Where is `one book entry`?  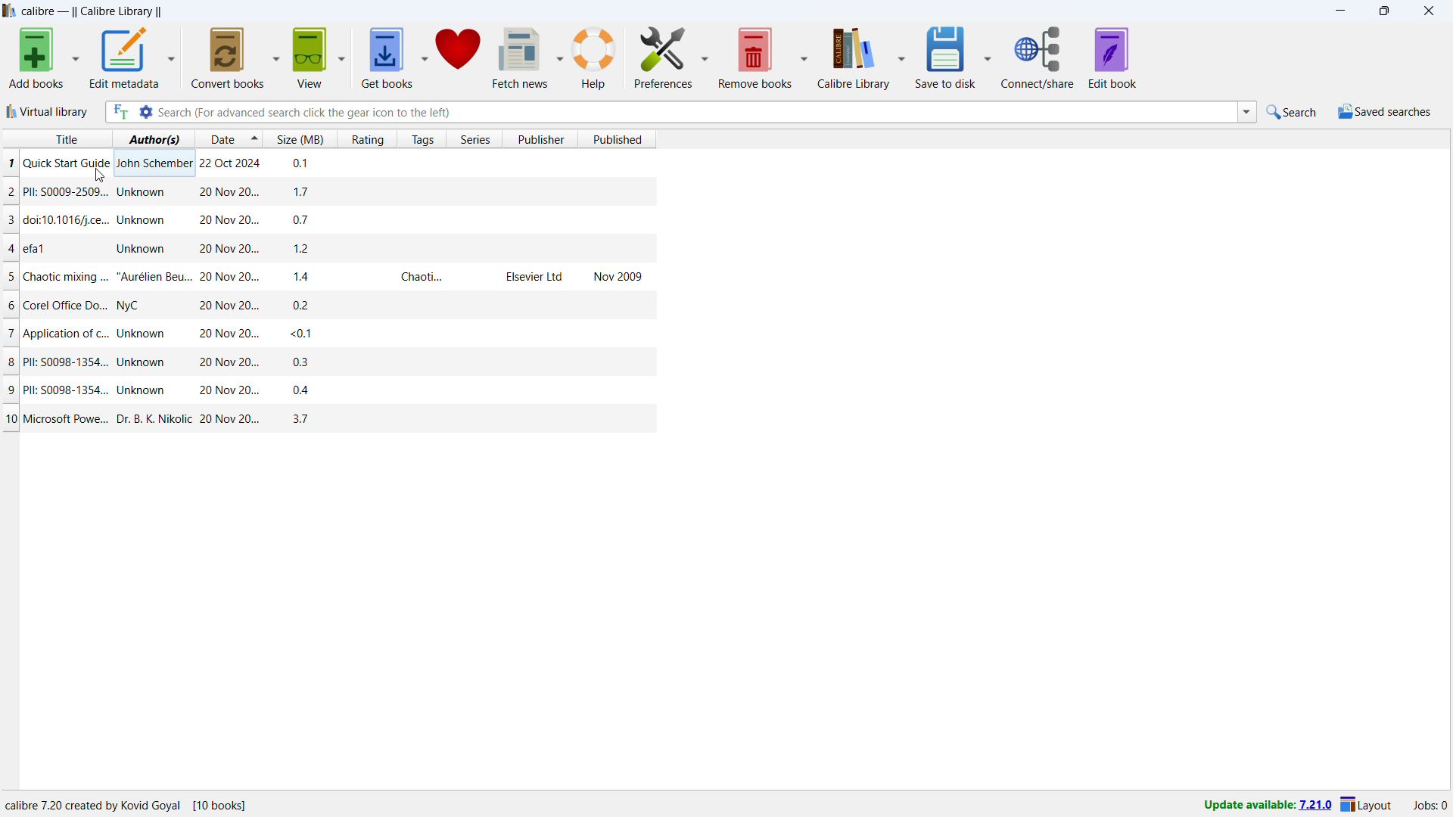
one book entry is located at coordinates (326, 163).